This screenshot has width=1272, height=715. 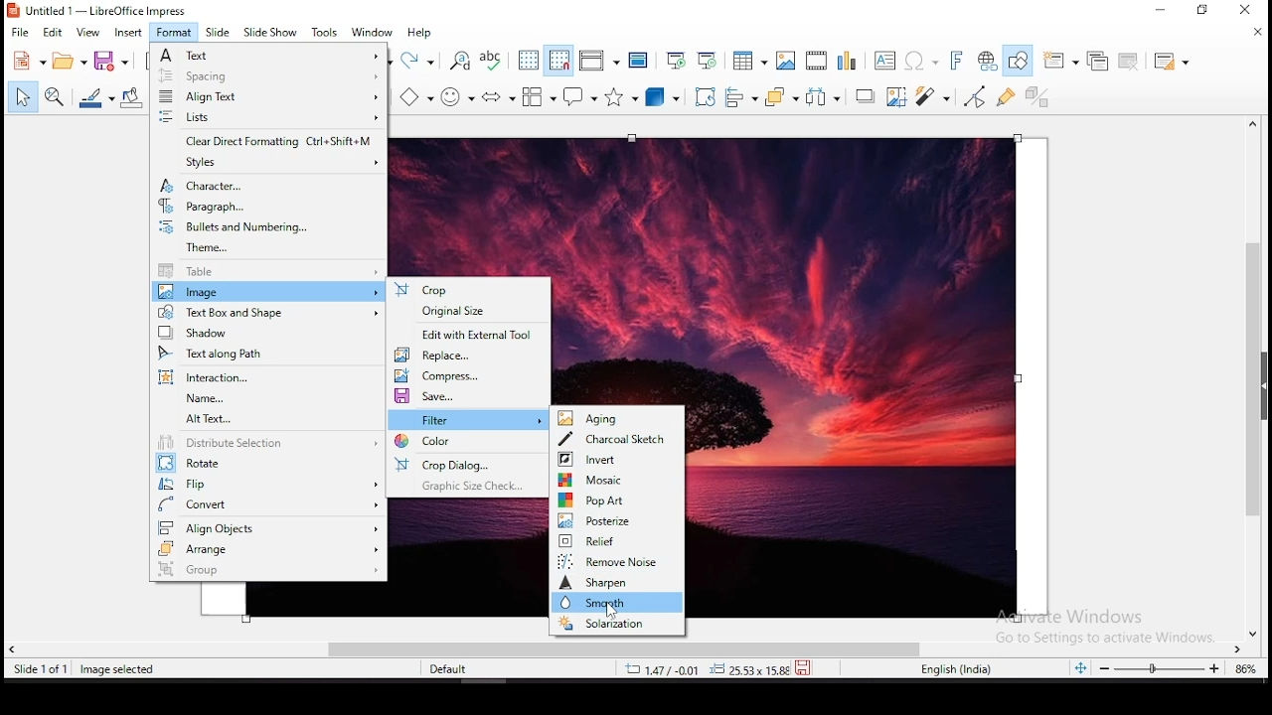 What do you see at coordinates (470, 419) in the screenshot?
I see `filter` at bounding box center [470, 419].